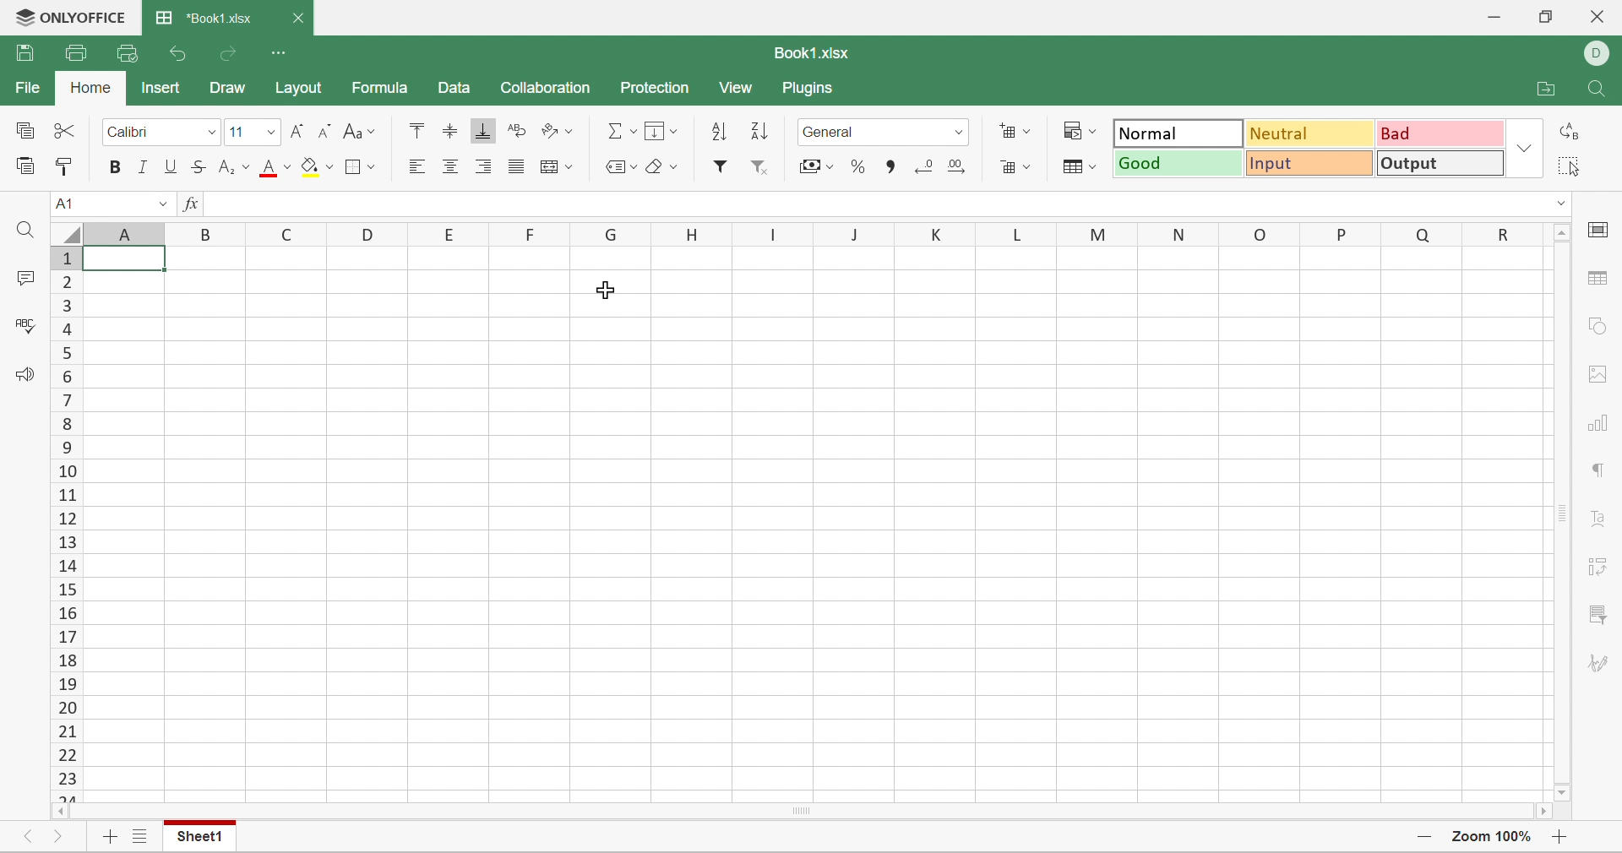 The width and height of the screenshot is (1622, 853). What do you see at coordinates (556, 131) in the screenshot?
I see `Orientation` at bounding box center [556, 131].